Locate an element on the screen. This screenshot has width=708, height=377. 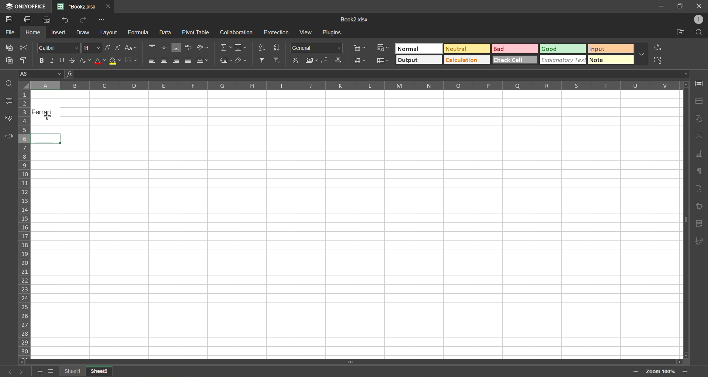
neutral is located at coordinates (466, 48).